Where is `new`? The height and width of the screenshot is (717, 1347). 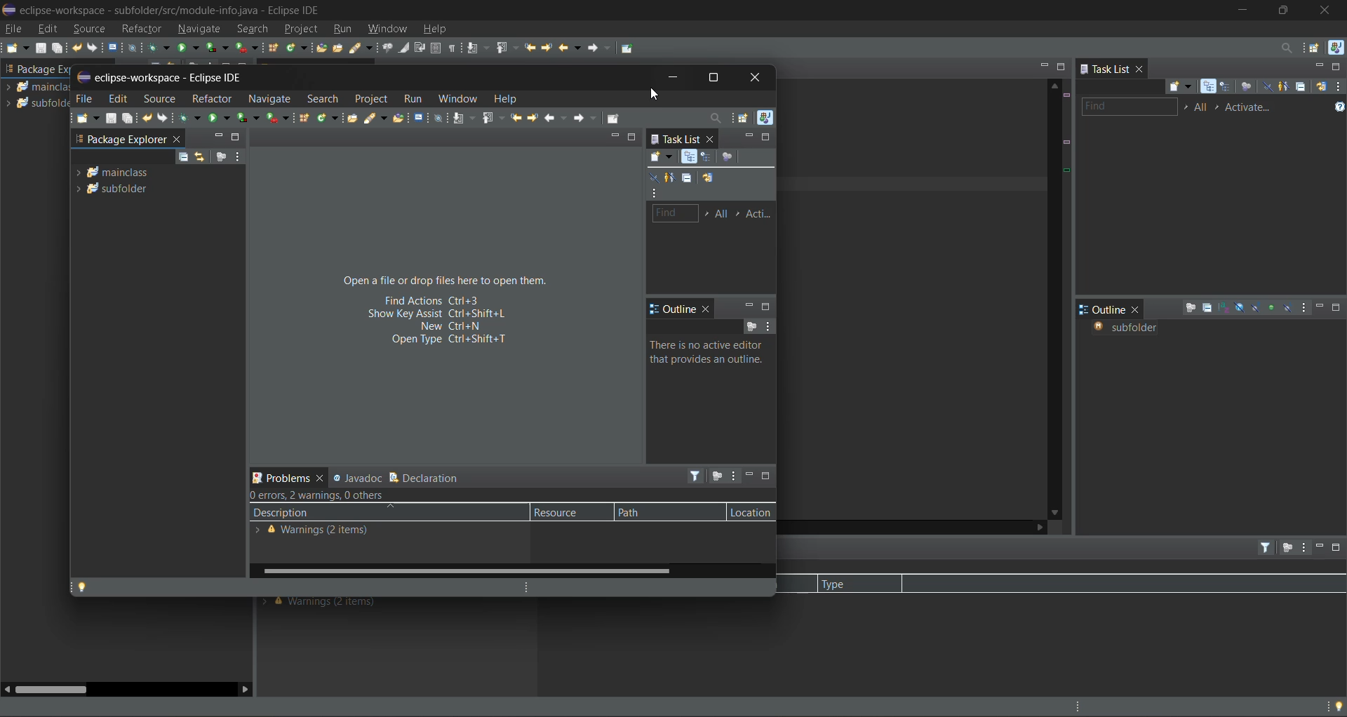 new is located at coordinates (89, 120).